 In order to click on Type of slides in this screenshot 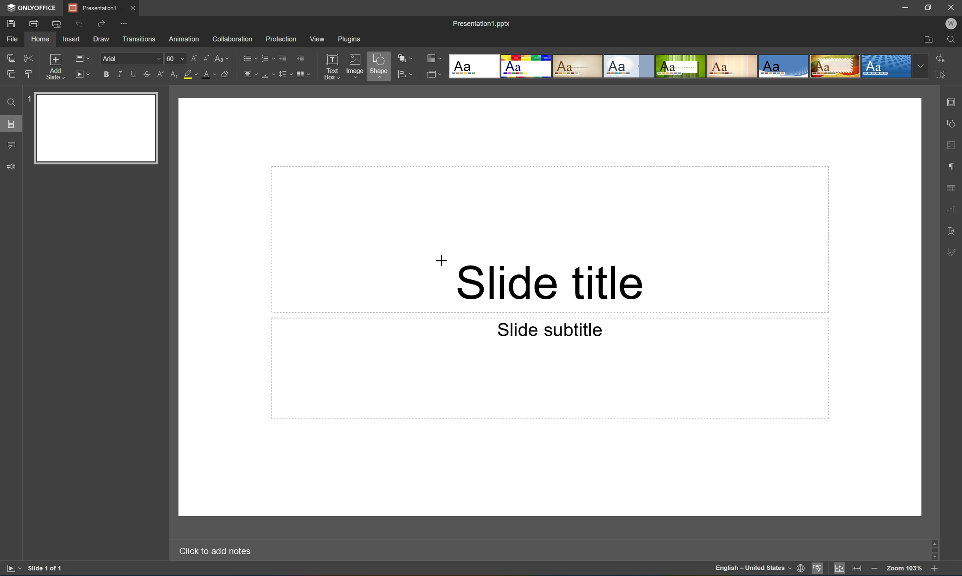, I will do `click(687, 66)`.